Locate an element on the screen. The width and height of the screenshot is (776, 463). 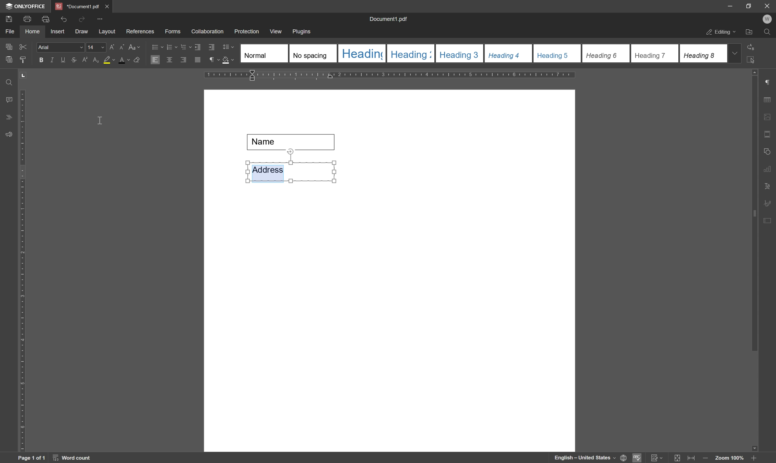
forms is located at coordinates (173, 32).